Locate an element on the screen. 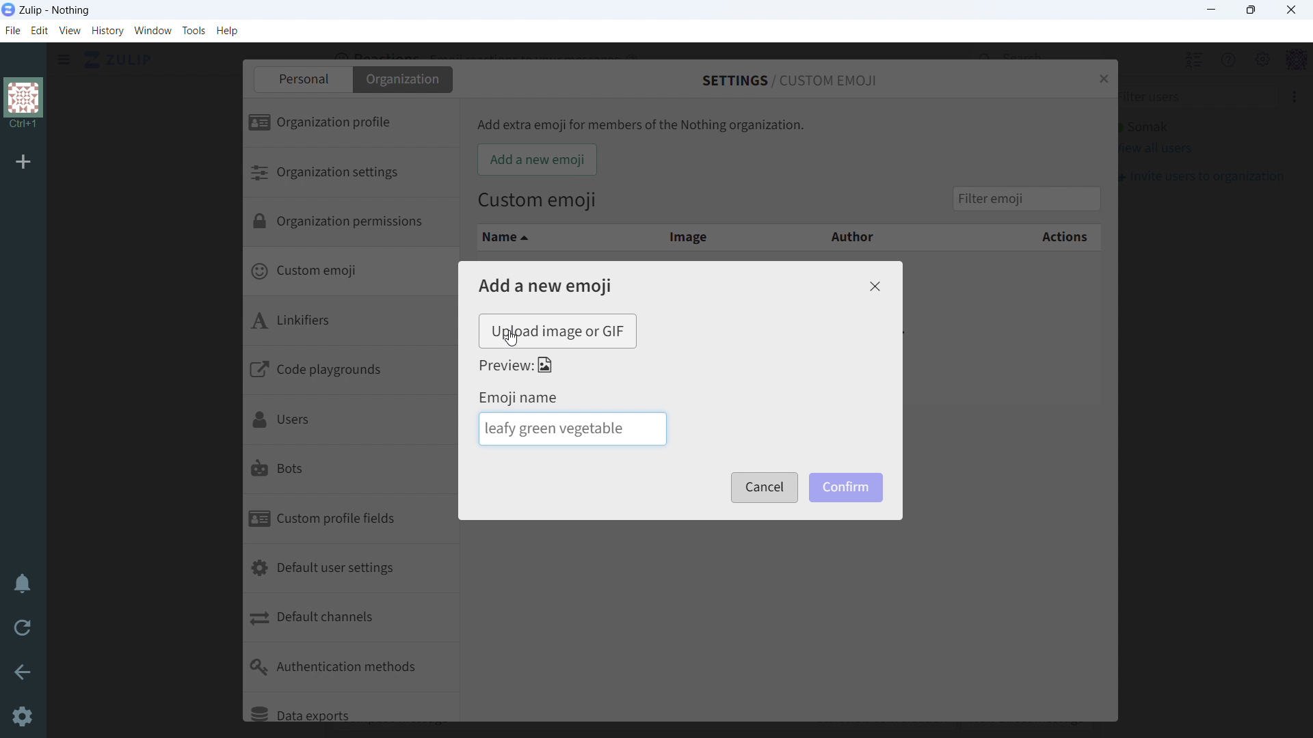 The width and height of the screenshot is (1313, 738). active user is located at coordinates (1143, 127).